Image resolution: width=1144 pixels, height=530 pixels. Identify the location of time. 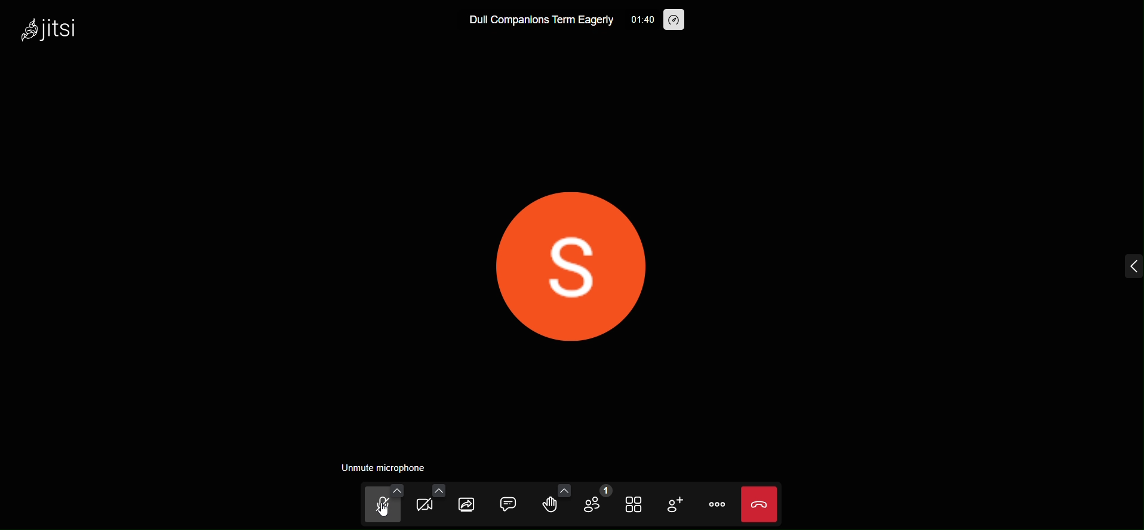
(642, 20).